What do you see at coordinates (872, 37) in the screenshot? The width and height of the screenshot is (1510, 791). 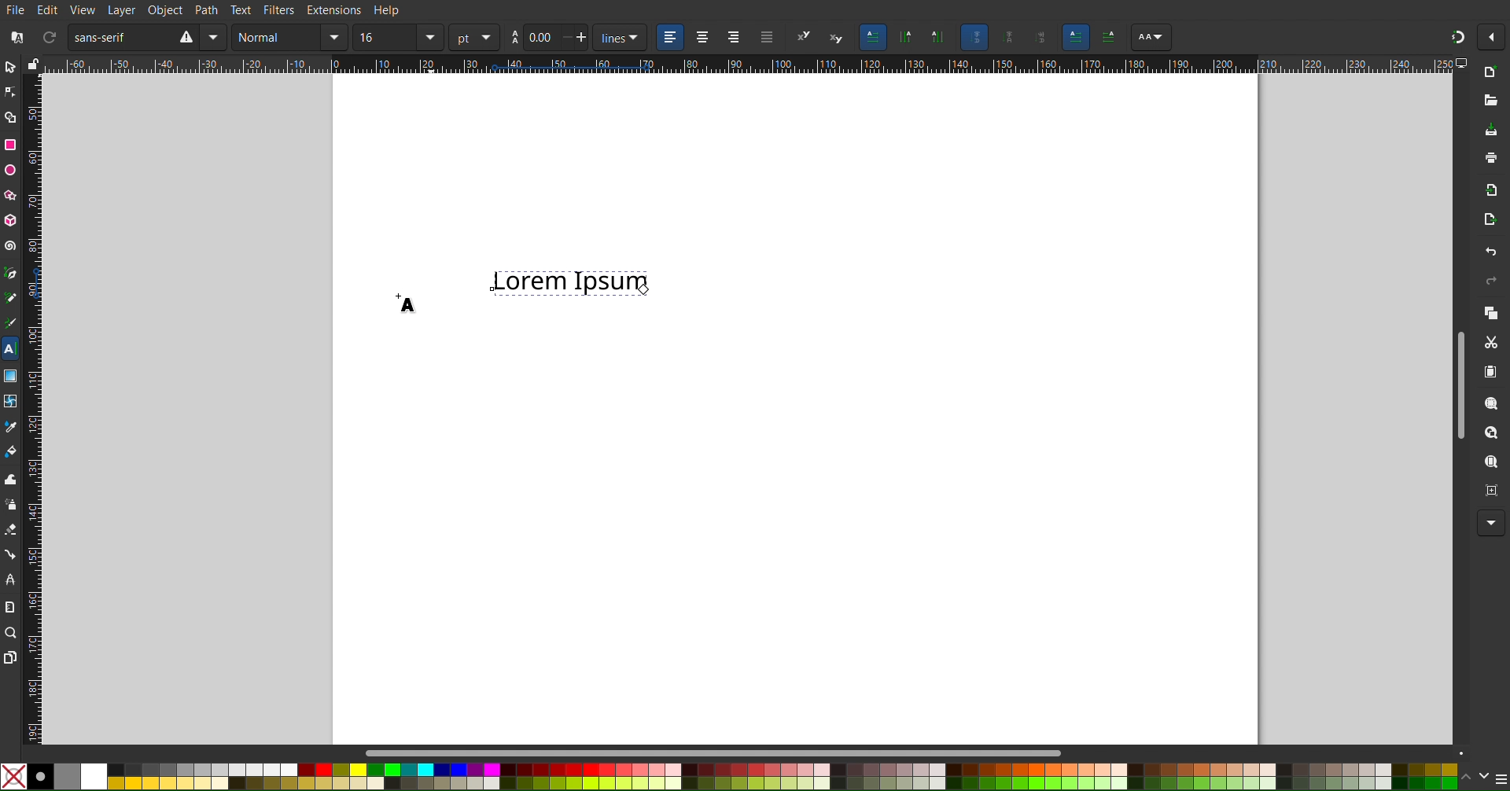 I see `Units` at bounding box center [872, 37].